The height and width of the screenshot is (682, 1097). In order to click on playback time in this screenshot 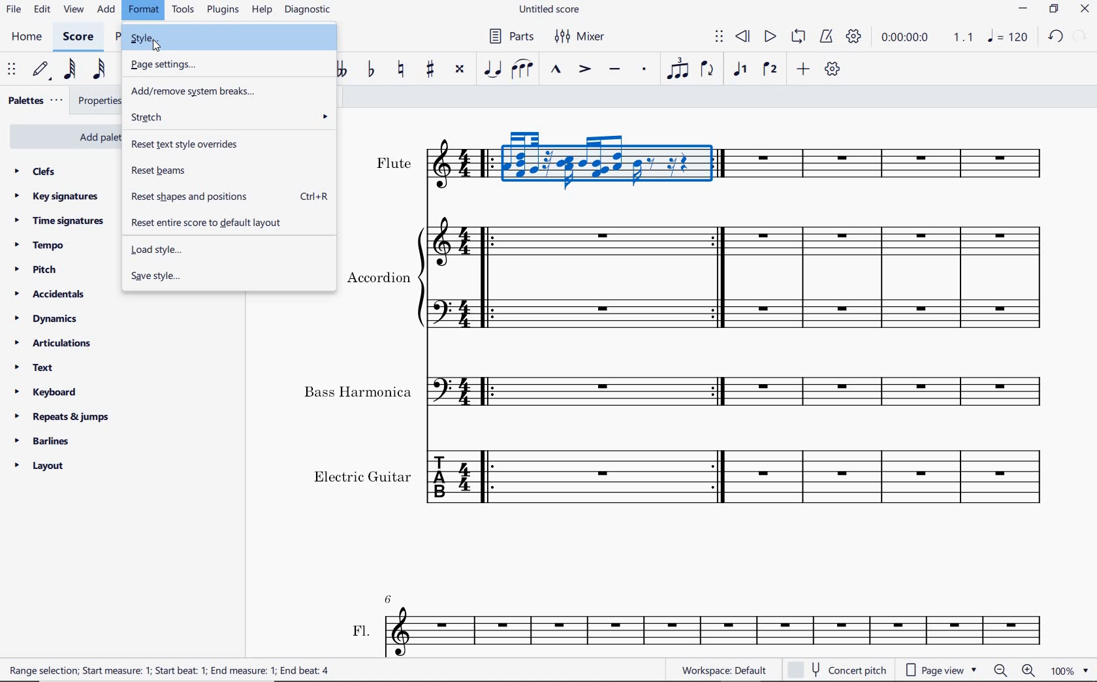, I will do `click(904, 38)`.